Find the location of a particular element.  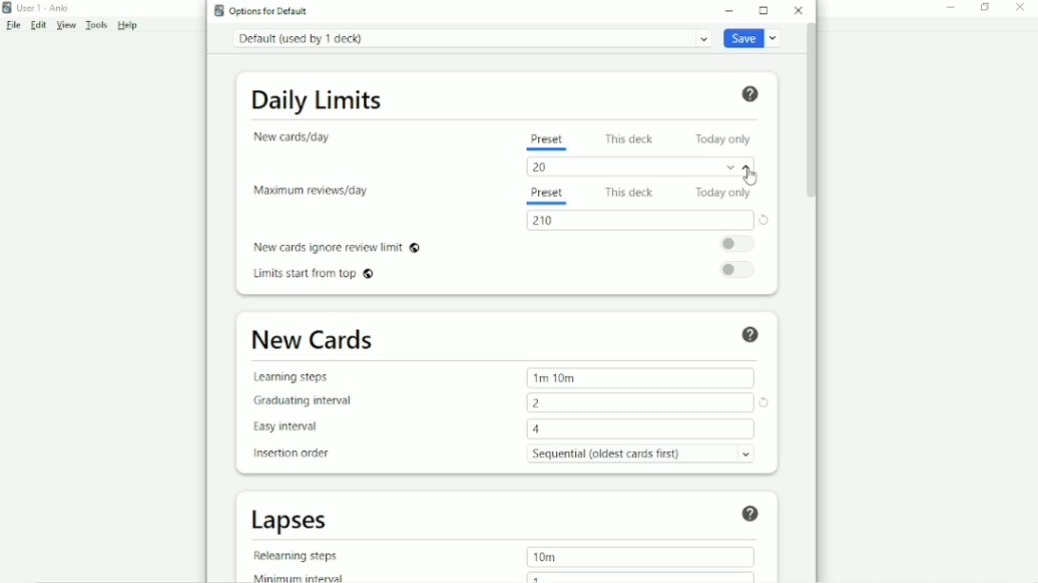

Graduating interval is located at coordinates (304, 401).